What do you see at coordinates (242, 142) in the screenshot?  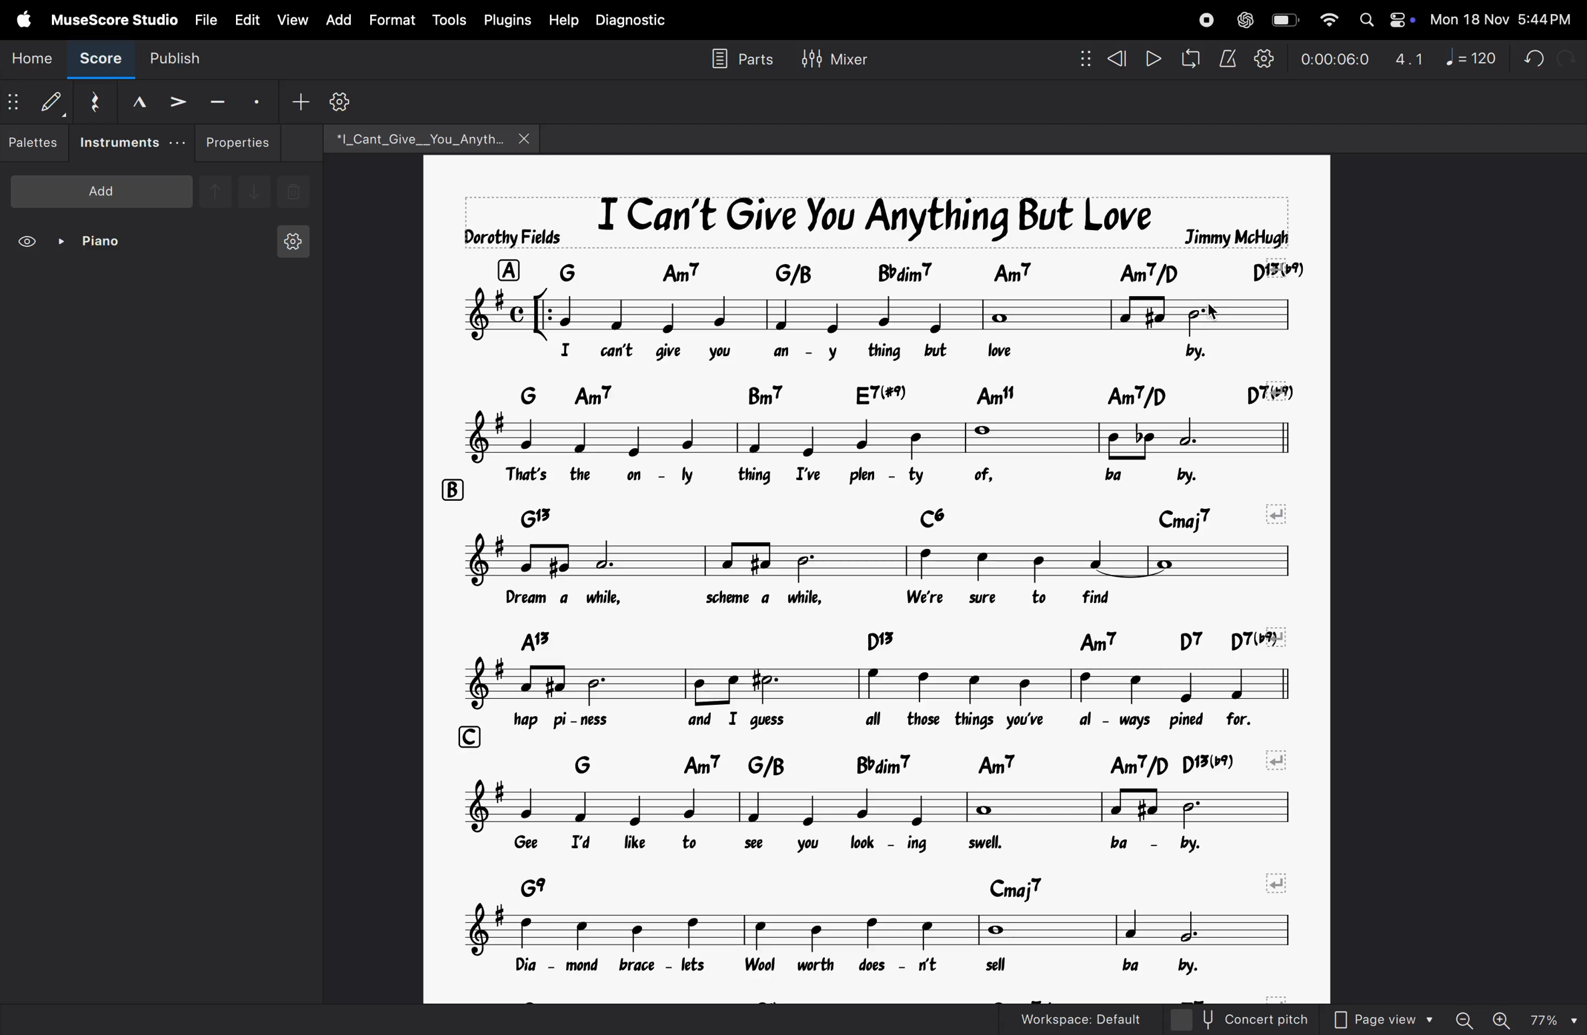 I see `properties` at bounding box center [242, 142].